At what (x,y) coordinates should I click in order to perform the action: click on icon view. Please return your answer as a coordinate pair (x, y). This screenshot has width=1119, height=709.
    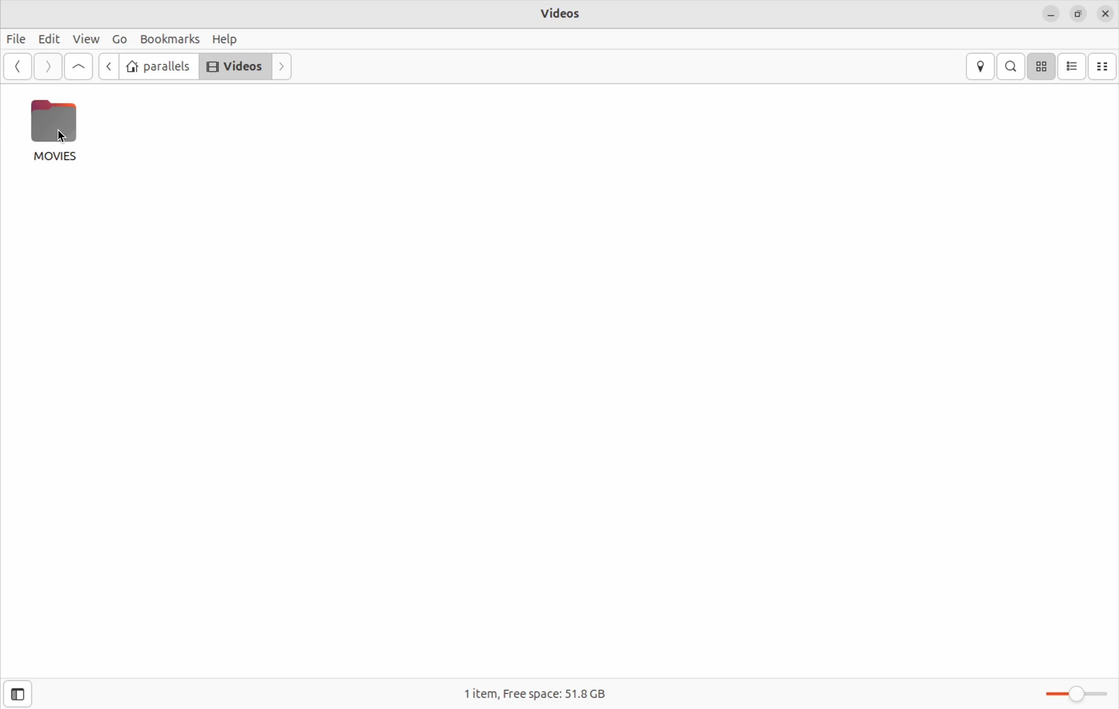
    Looking at the image, I should click on (1041, 67).